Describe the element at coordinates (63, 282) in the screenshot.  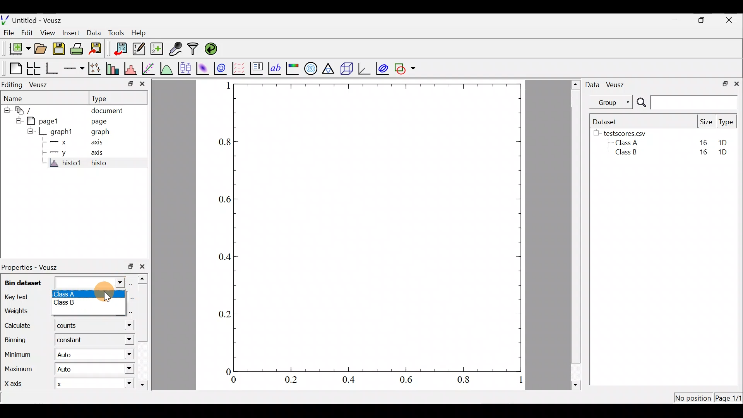
I see `Bin dataset` at that location.